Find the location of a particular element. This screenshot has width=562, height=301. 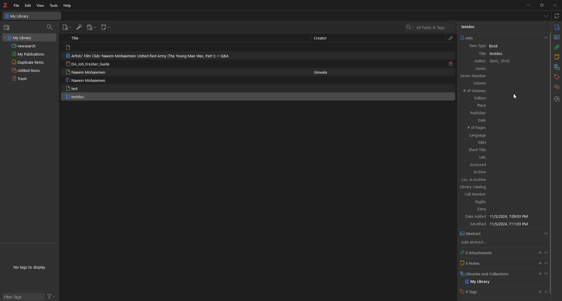

Libraries and Collections is located at coordinates (491, 274).